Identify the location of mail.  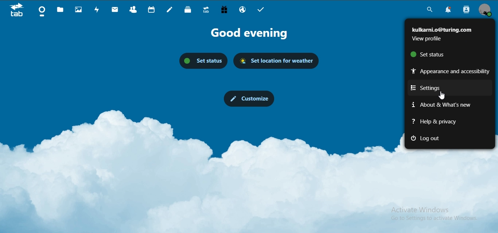
(115, 10).